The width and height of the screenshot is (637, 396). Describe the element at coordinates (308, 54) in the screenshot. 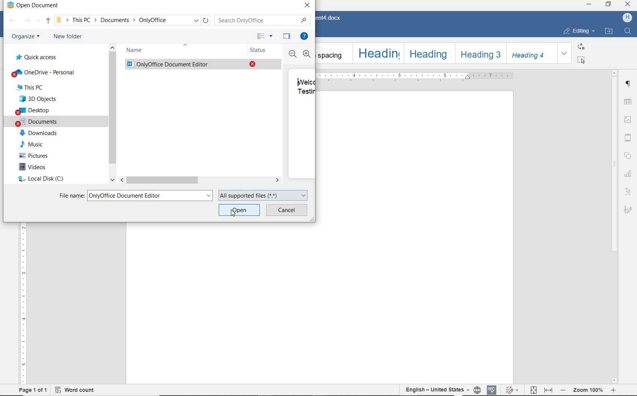

I see `Zoom in` at that location.